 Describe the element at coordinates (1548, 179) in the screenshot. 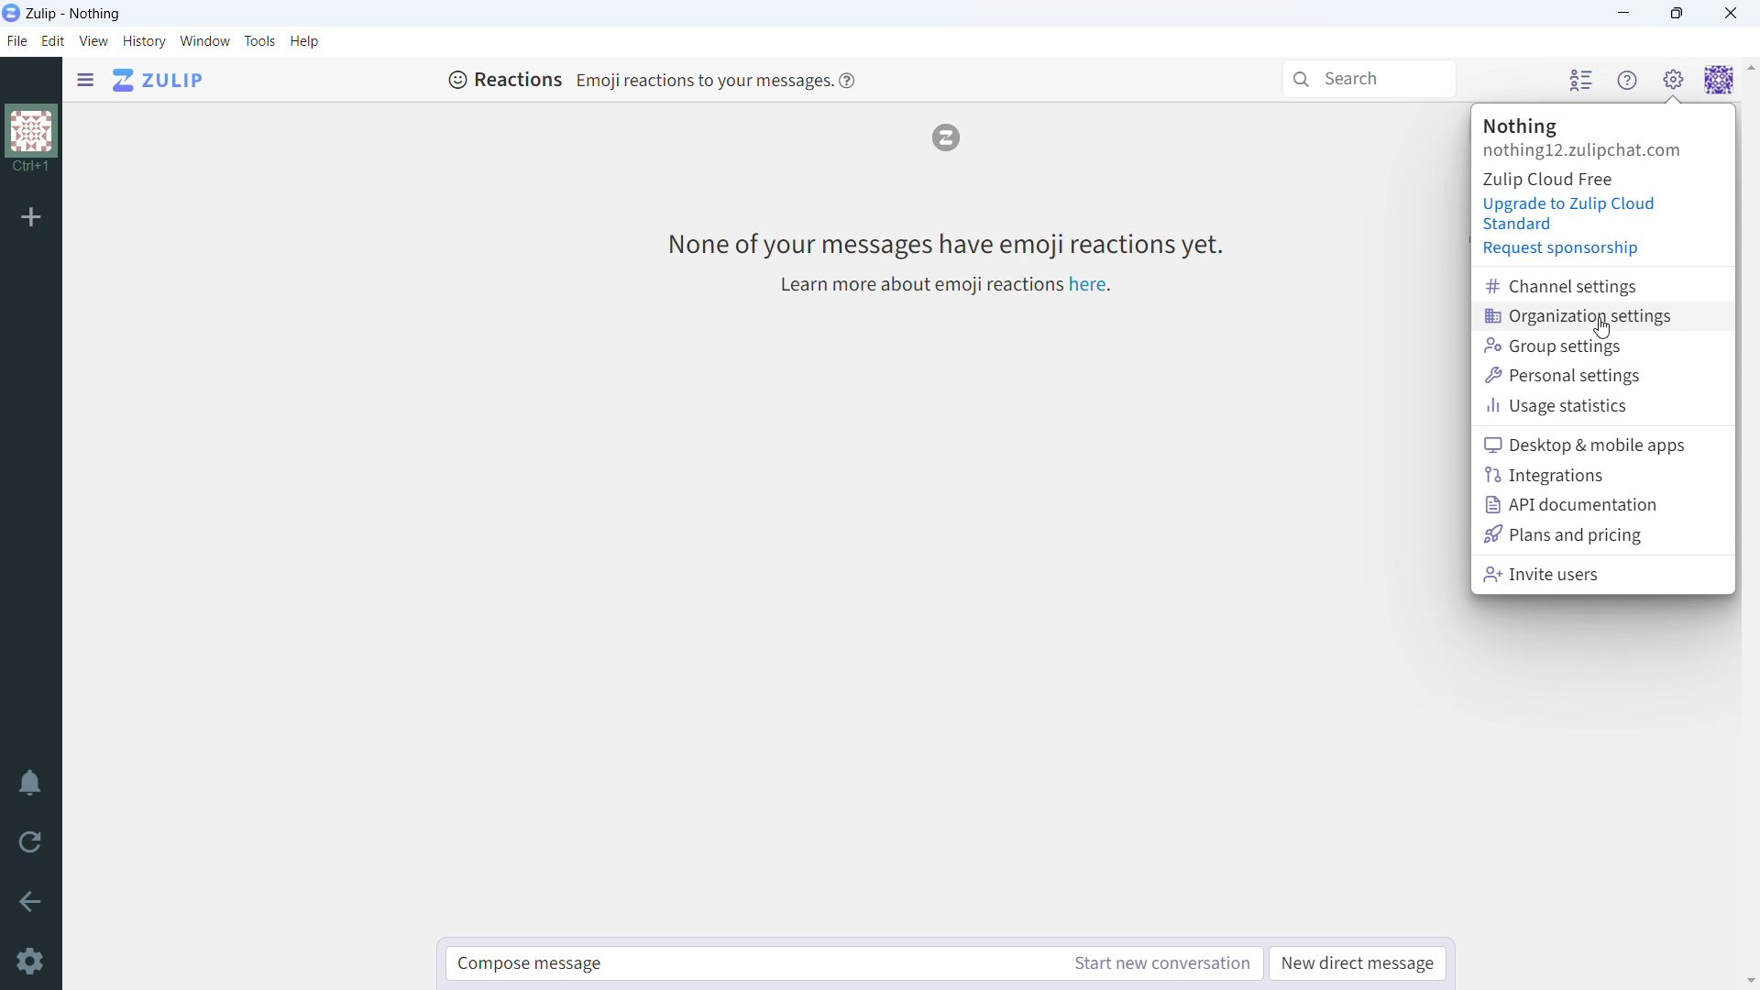

I see `upgrade` at that location.